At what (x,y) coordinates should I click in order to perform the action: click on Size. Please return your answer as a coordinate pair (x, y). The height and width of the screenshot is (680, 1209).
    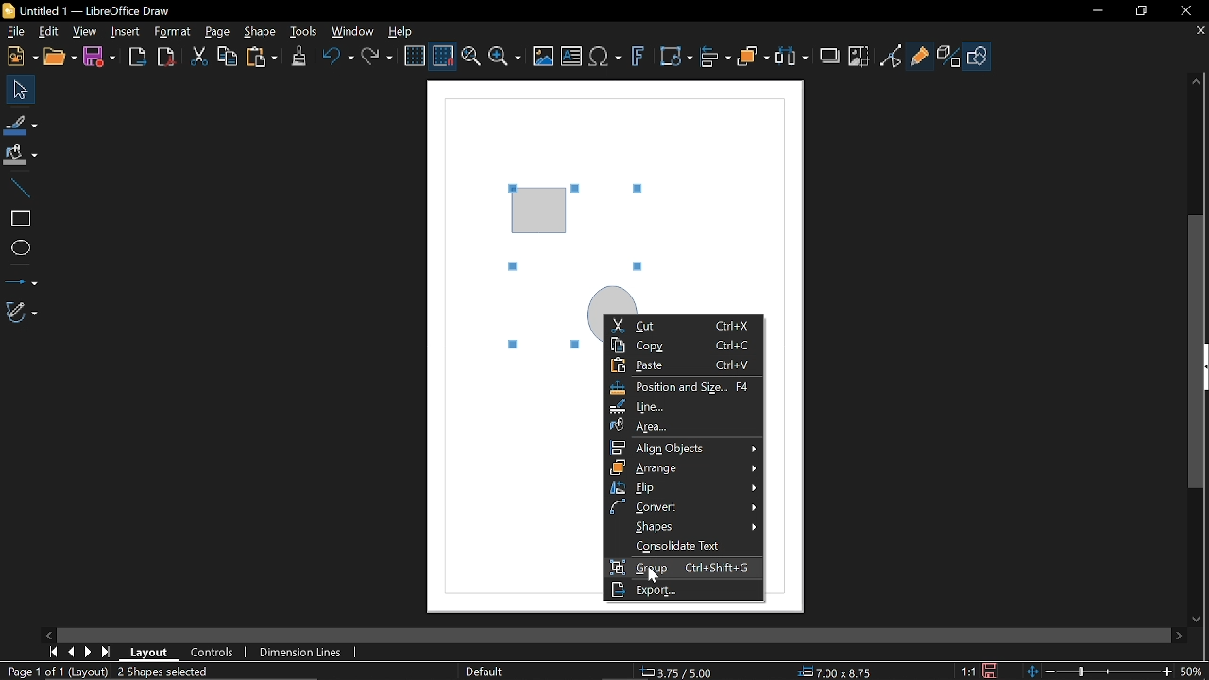
    Looking at the image, I should click on (842, 672).